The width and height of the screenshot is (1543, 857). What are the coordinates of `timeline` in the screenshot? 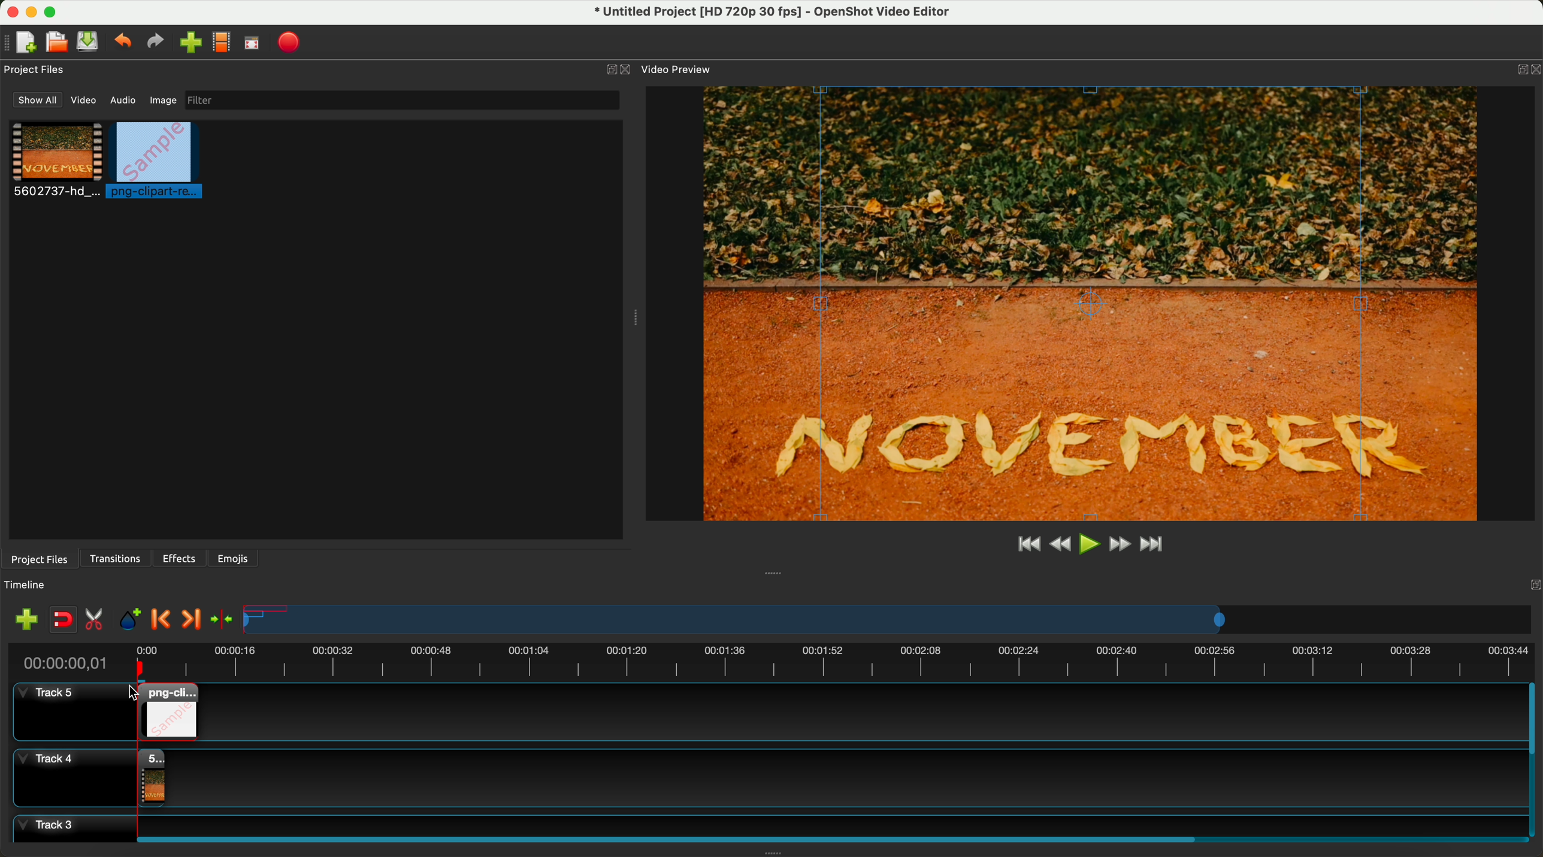 It's located at (770, 661).